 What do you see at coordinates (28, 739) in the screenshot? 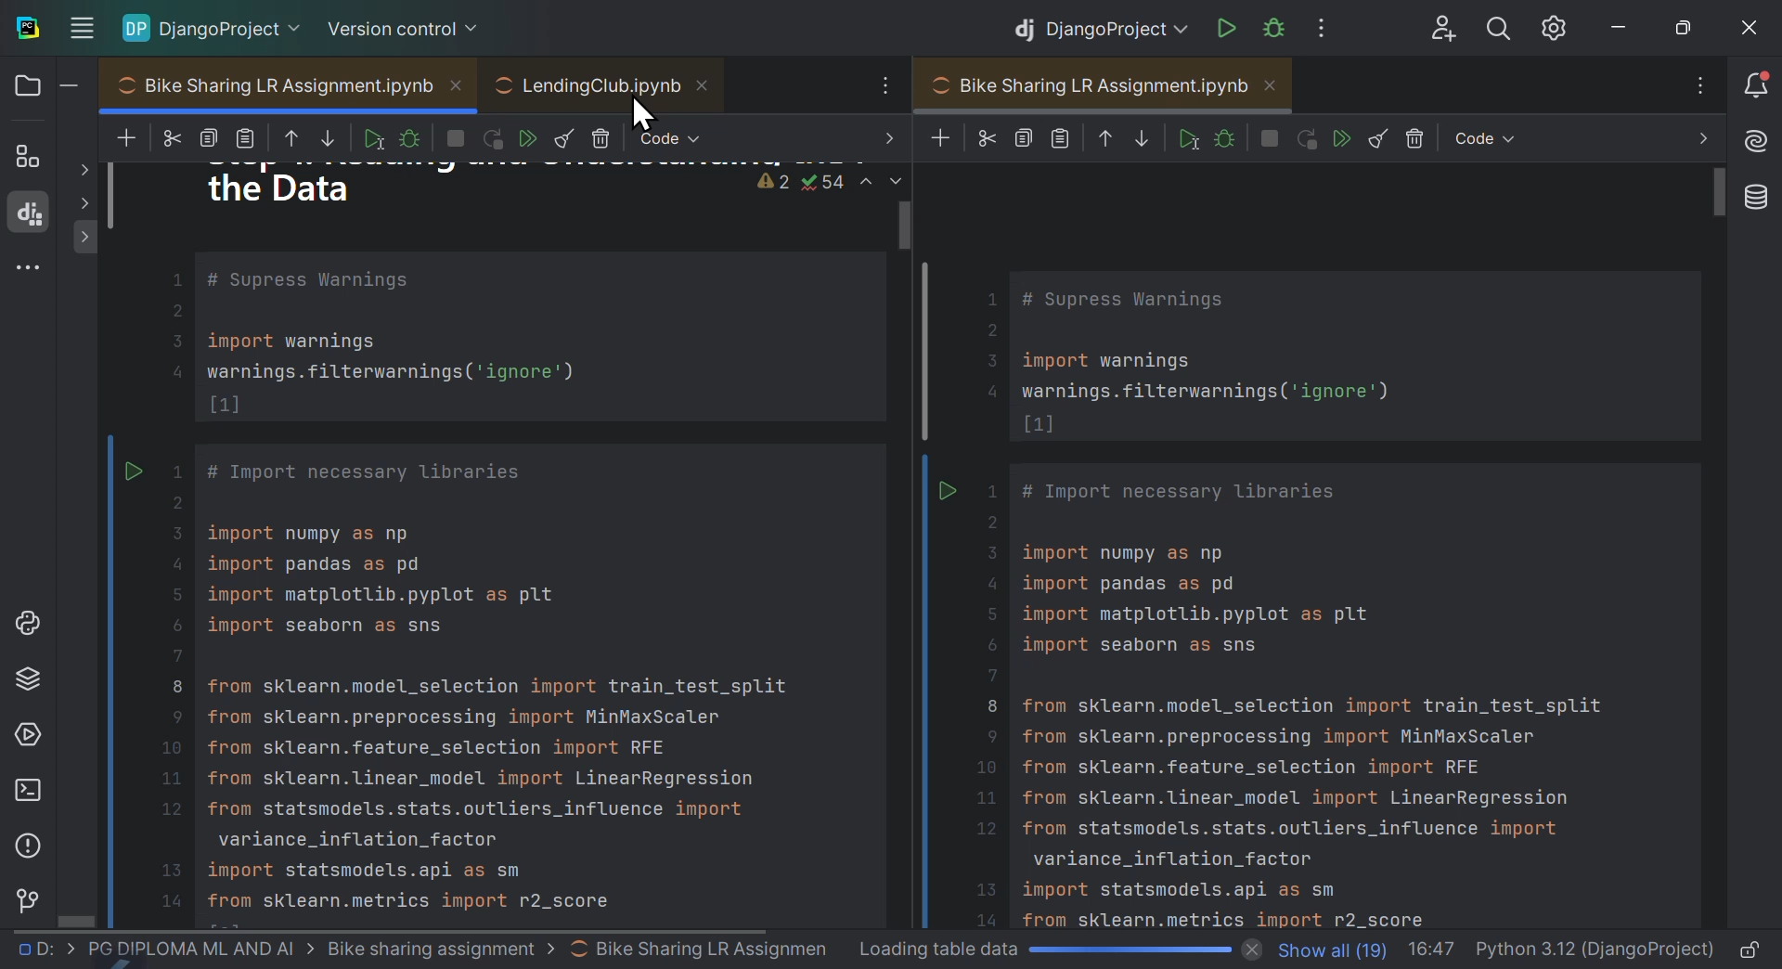
I see `Services` at bounding box center [28, 739].